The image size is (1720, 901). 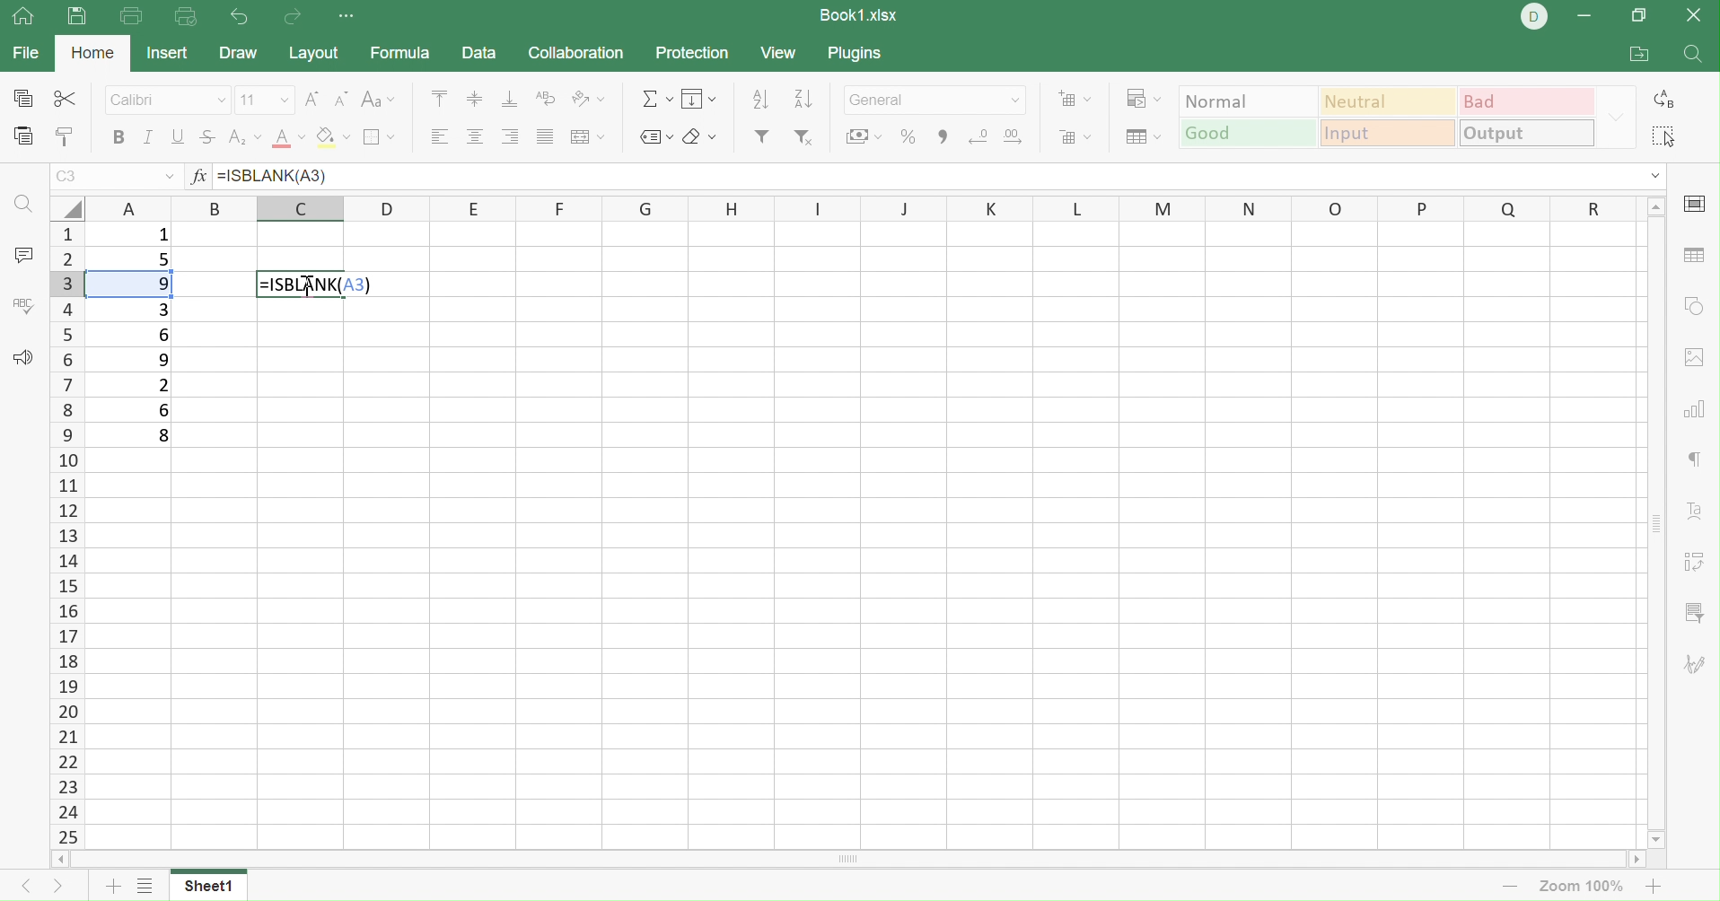 What do you see at coordinates (1656, 176) in the screenshot?
I see `Drop down` at bounding box center [1656, 176].